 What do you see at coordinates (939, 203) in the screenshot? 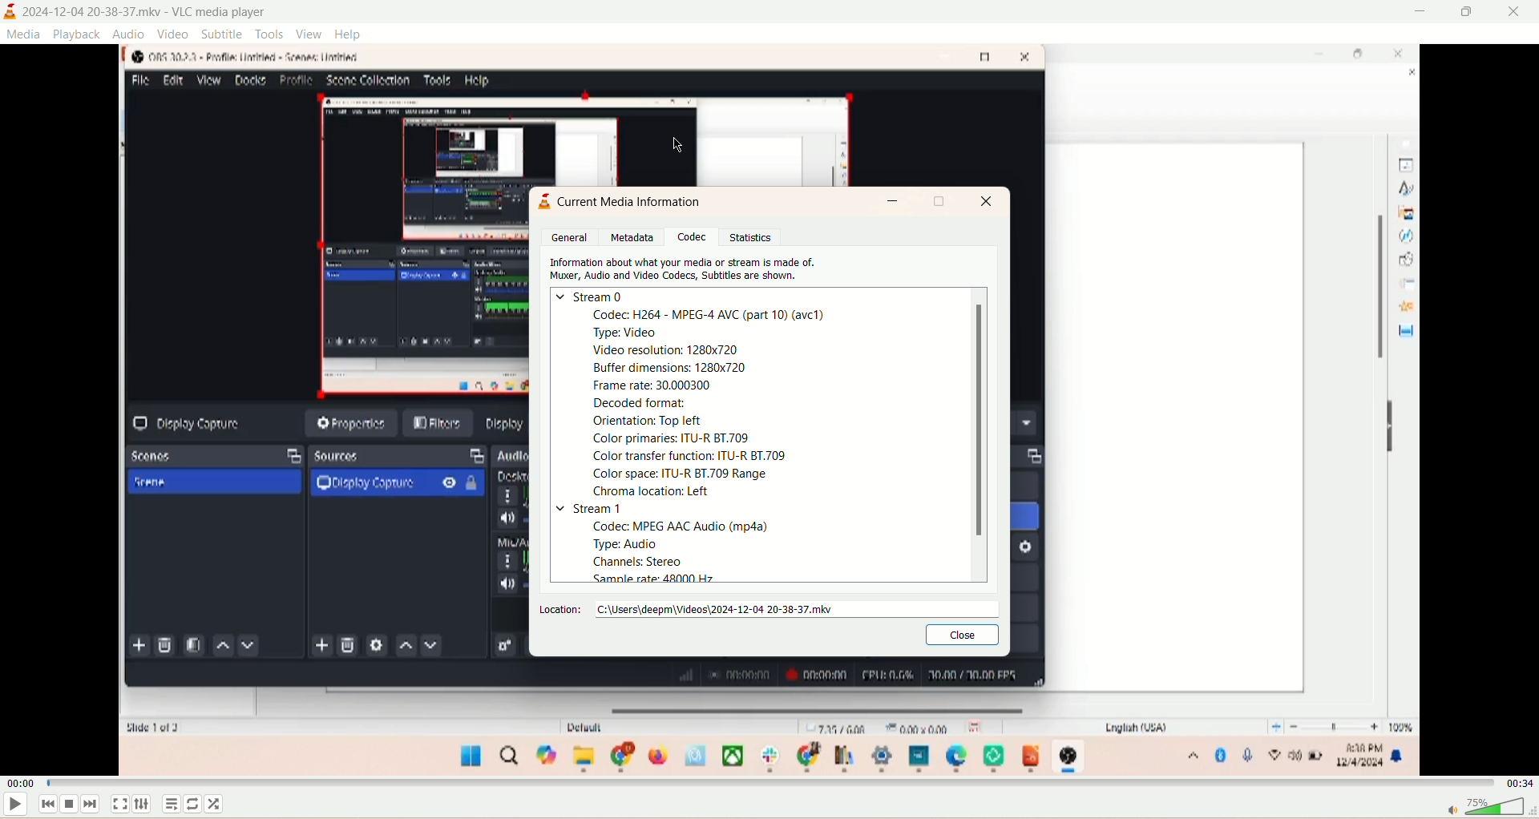
I see `maximize` at bounding box center [939, 203].